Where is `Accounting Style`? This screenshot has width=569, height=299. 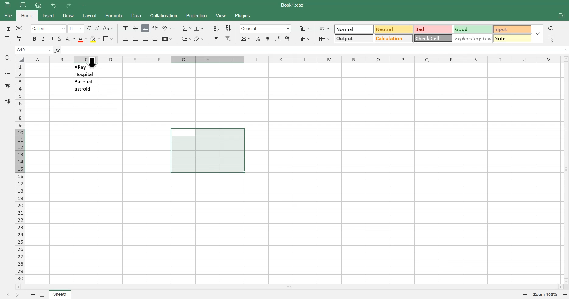 Accounting Style is located at coordinates (245, 39).